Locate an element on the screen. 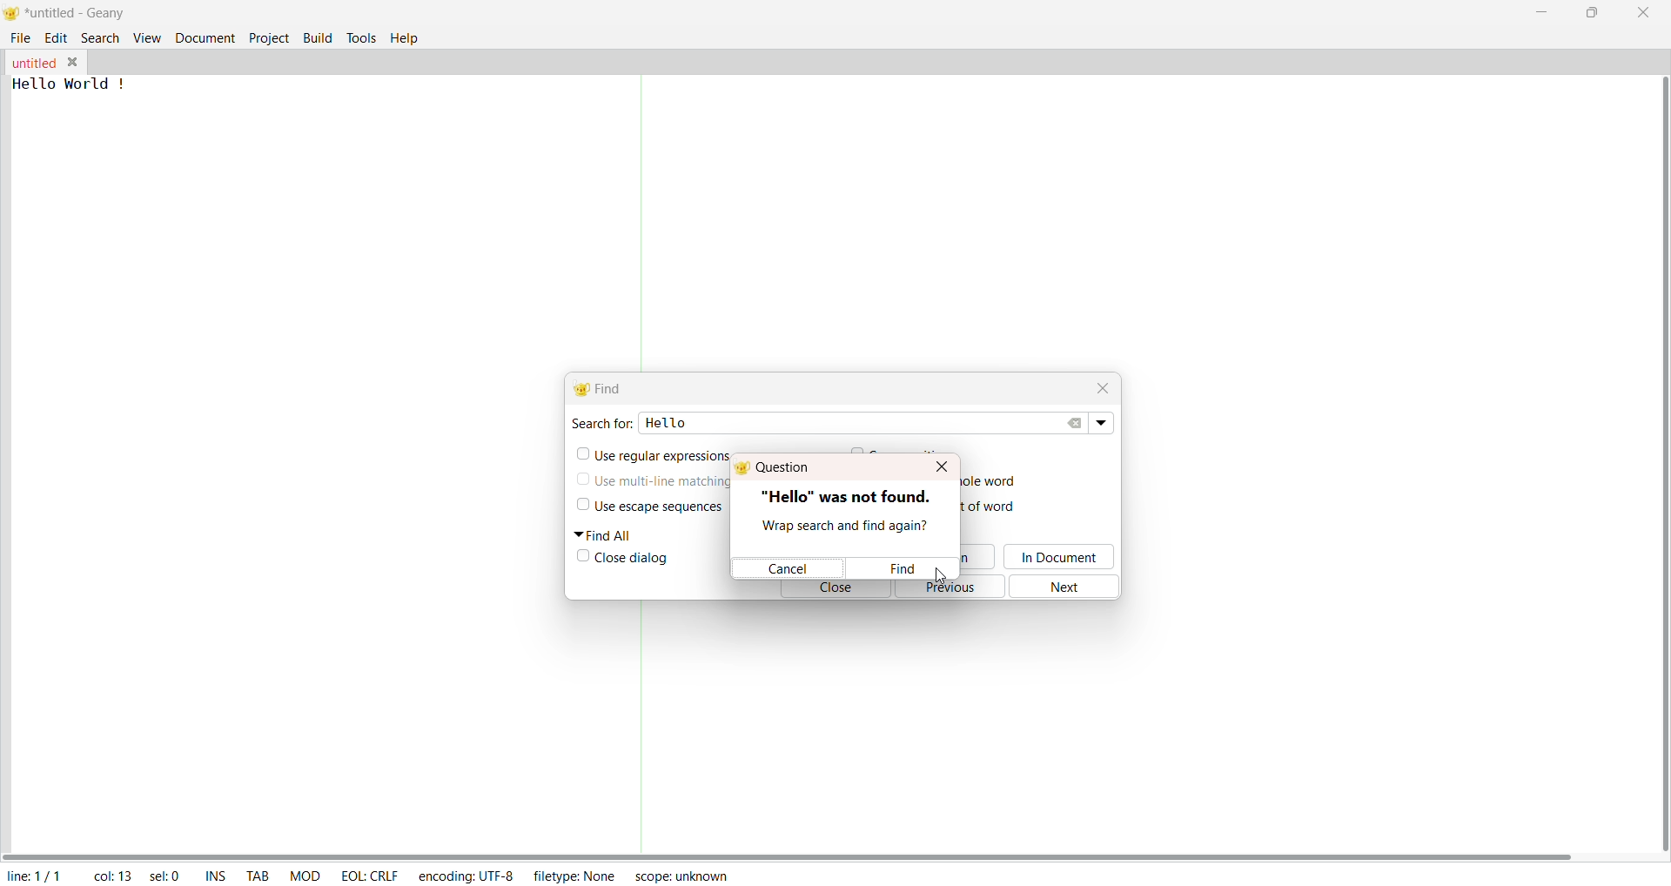 The image size is (1671, 886). Use Multi Line Matching is located at coordinates (661, 486).